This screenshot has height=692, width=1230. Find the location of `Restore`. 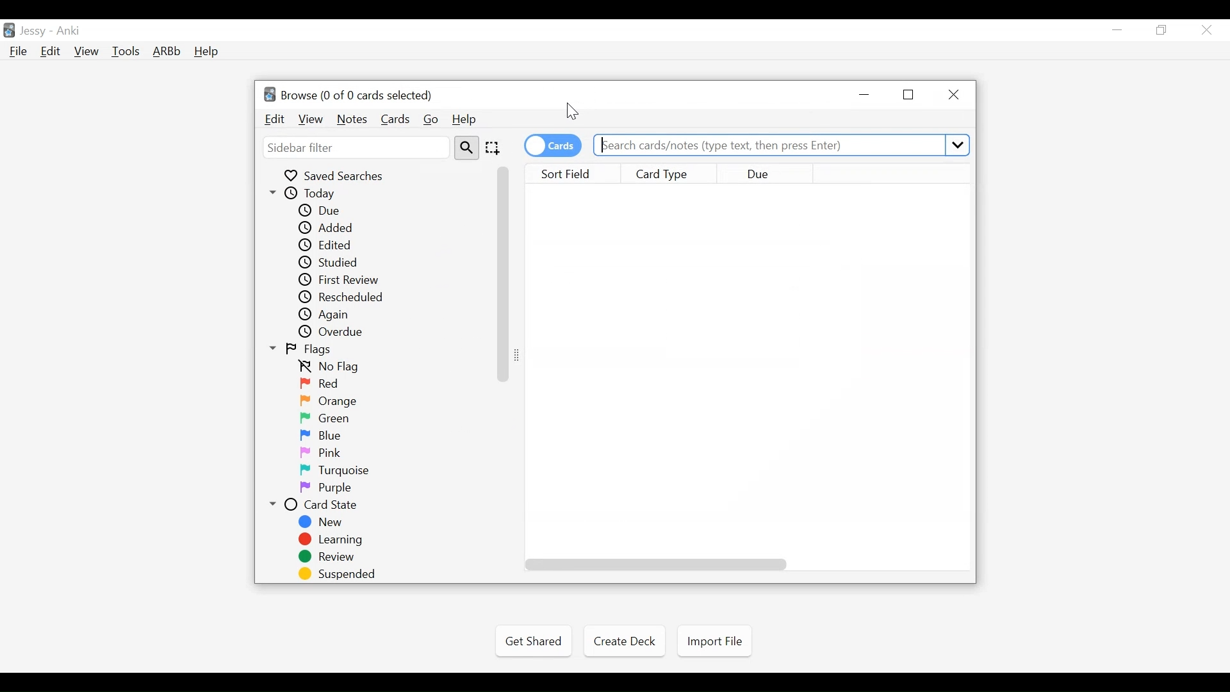

Restore is located at coordinates (908, 96).